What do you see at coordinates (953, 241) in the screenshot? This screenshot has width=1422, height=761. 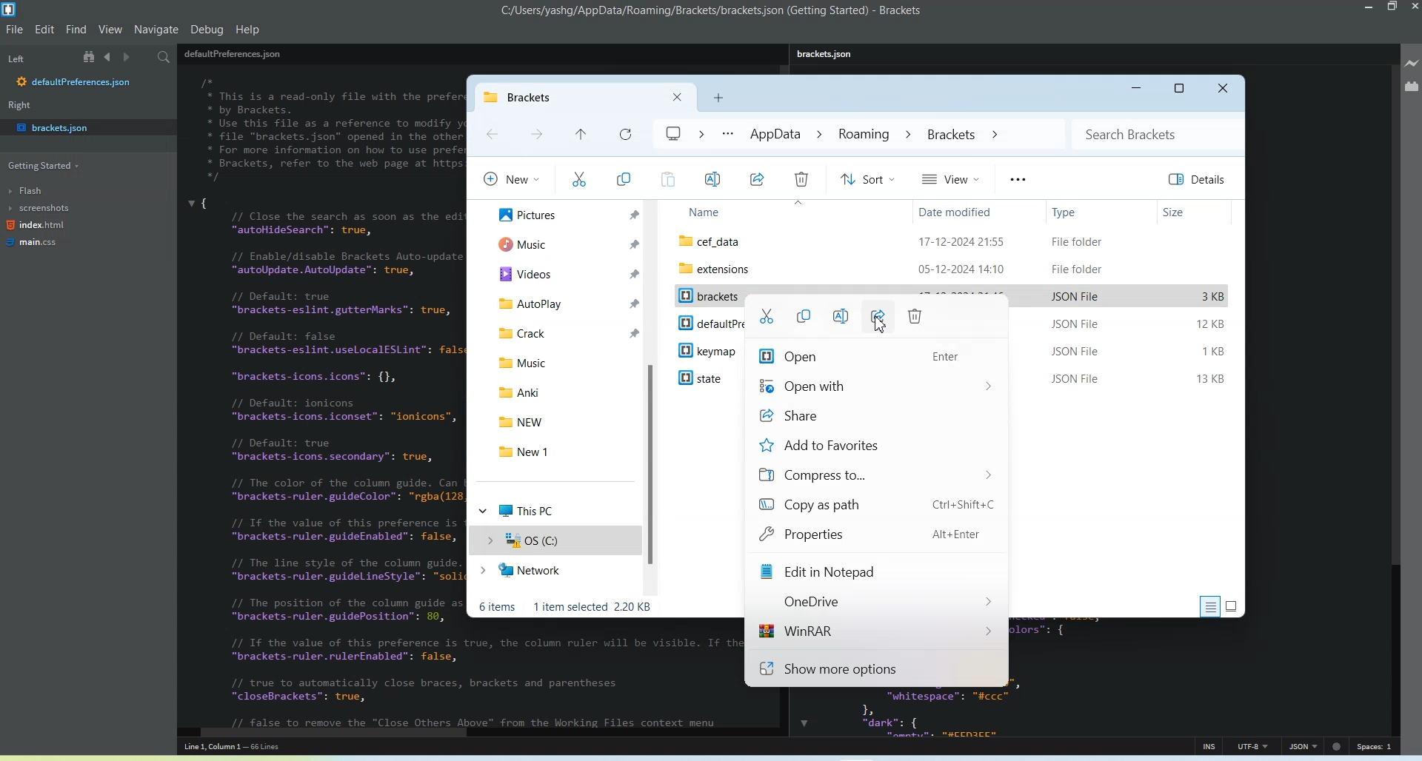 I see `File` at bounding box center [953, 241].